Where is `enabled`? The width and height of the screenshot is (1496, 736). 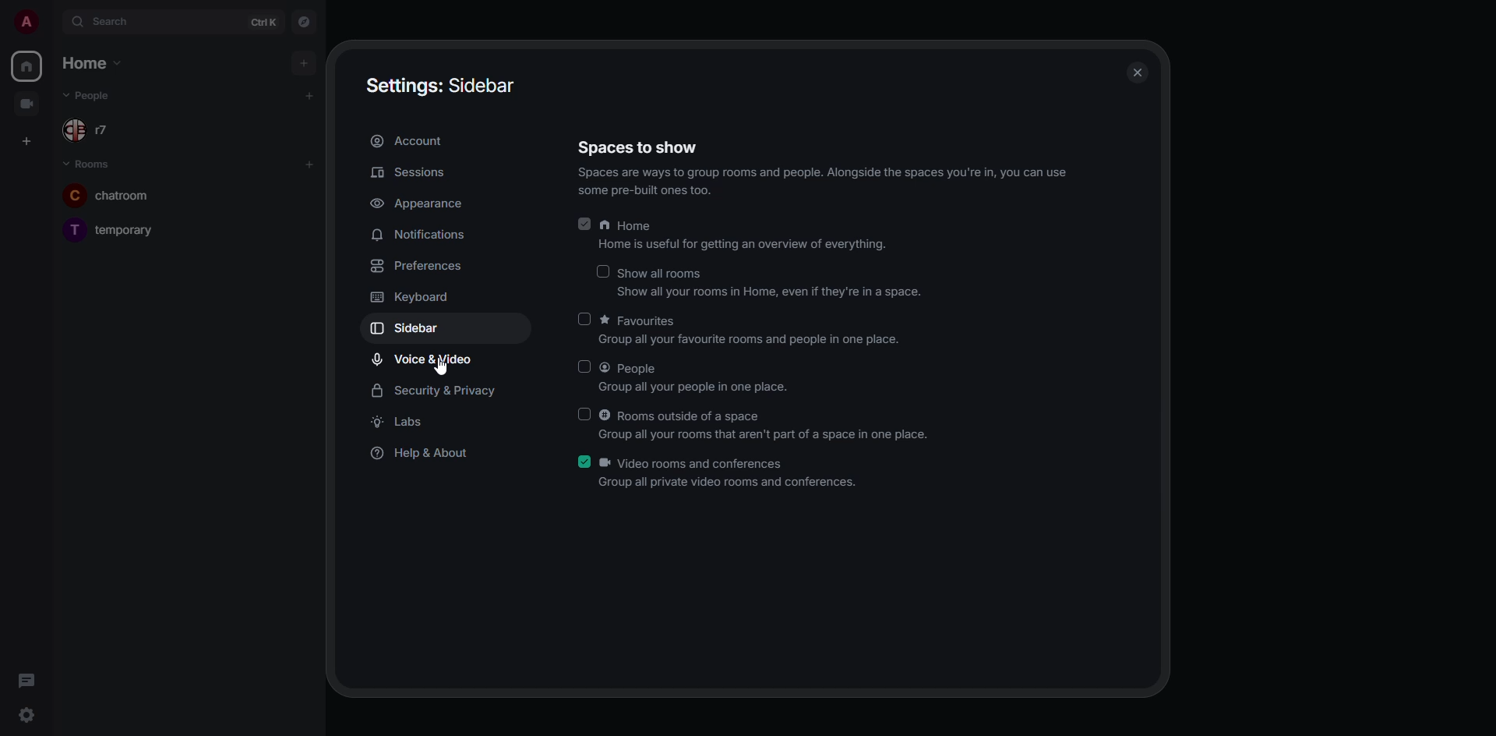 enabled is located at coordinates (584, 224).